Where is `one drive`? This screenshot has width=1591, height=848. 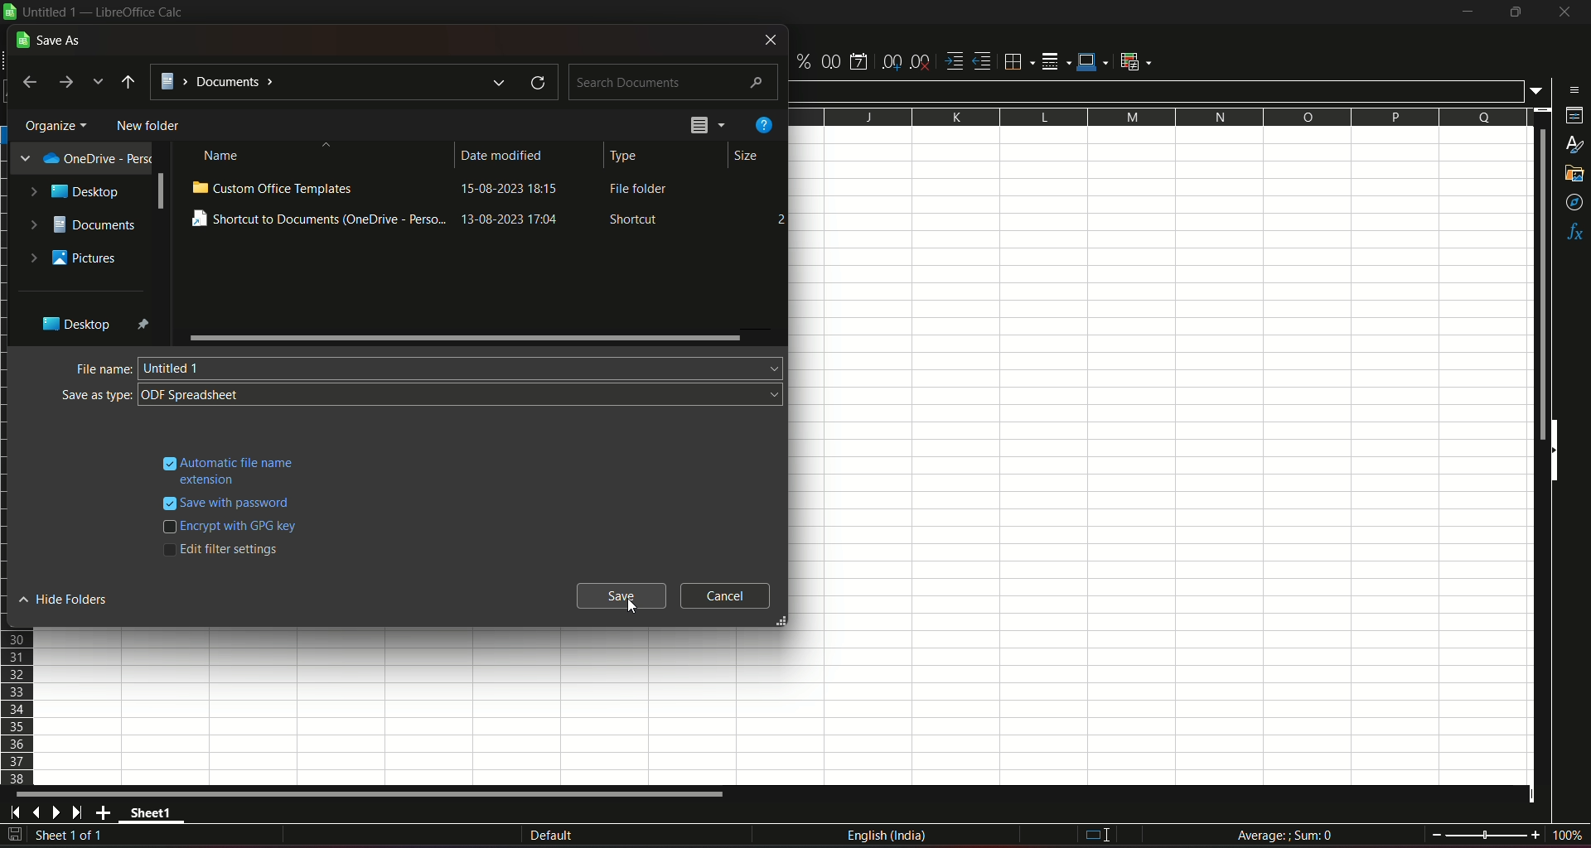 one drive is located at coordinates (81, 159).